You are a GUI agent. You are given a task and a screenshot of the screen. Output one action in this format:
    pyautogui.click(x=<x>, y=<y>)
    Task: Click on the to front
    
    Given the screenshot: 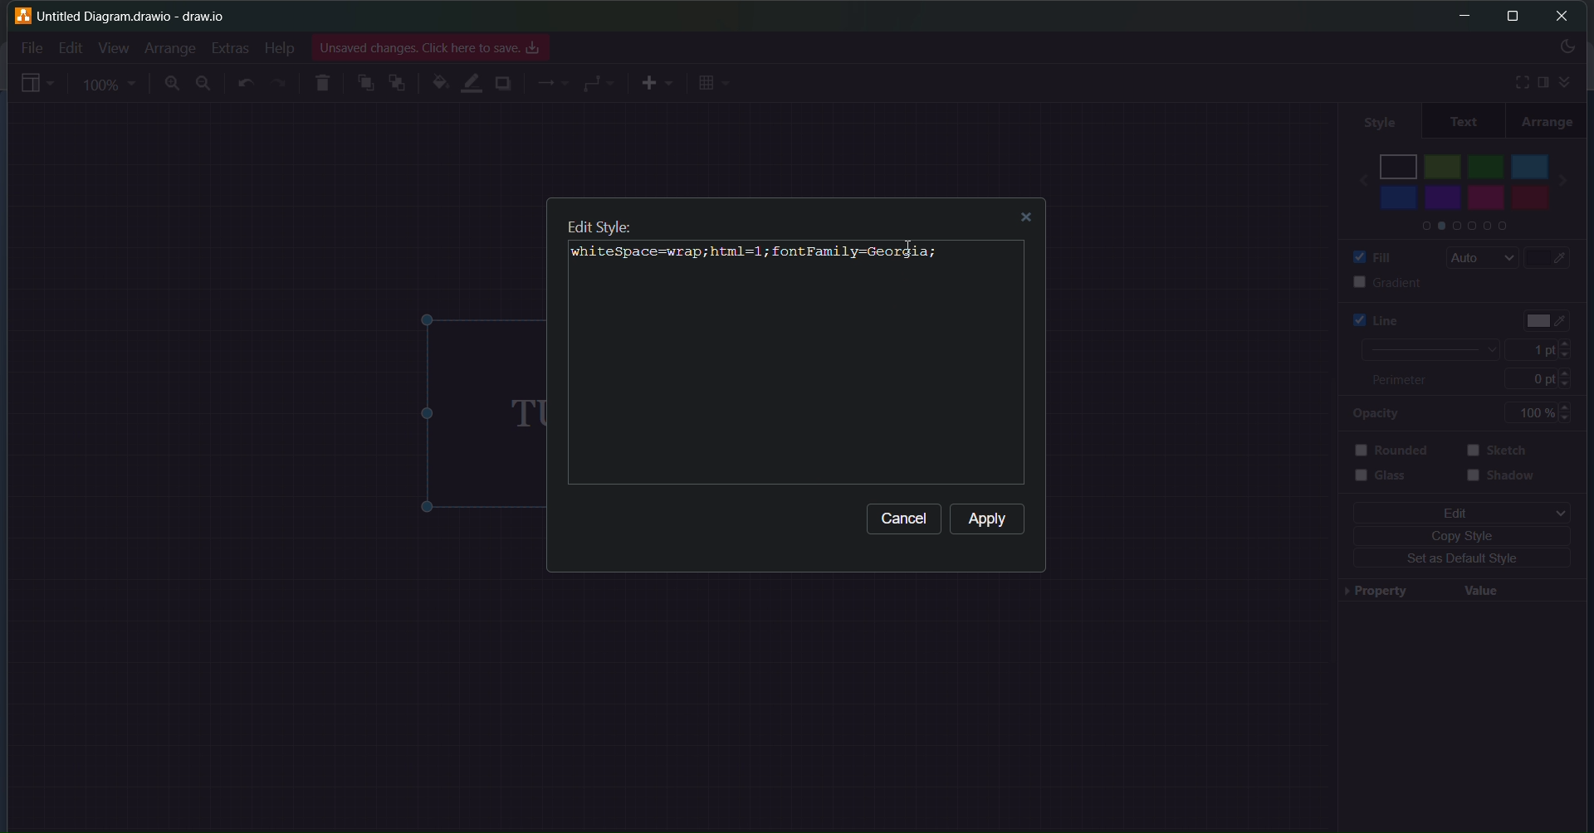 What is the action you would take?
    pyautogui.click(x=364, y=82)
    